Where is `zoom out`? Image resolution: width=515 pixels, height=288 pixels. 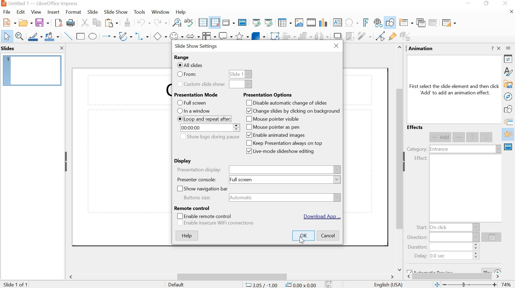 zoom out is located at coordinates (445, 285).